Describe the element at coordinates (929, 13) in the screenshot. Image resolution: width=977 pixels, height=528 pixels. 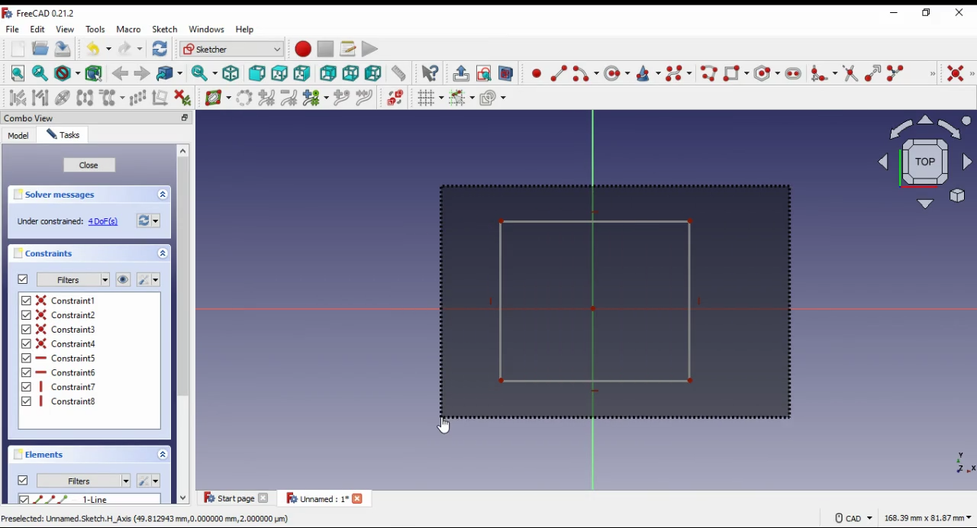
I see `restore` at that location.